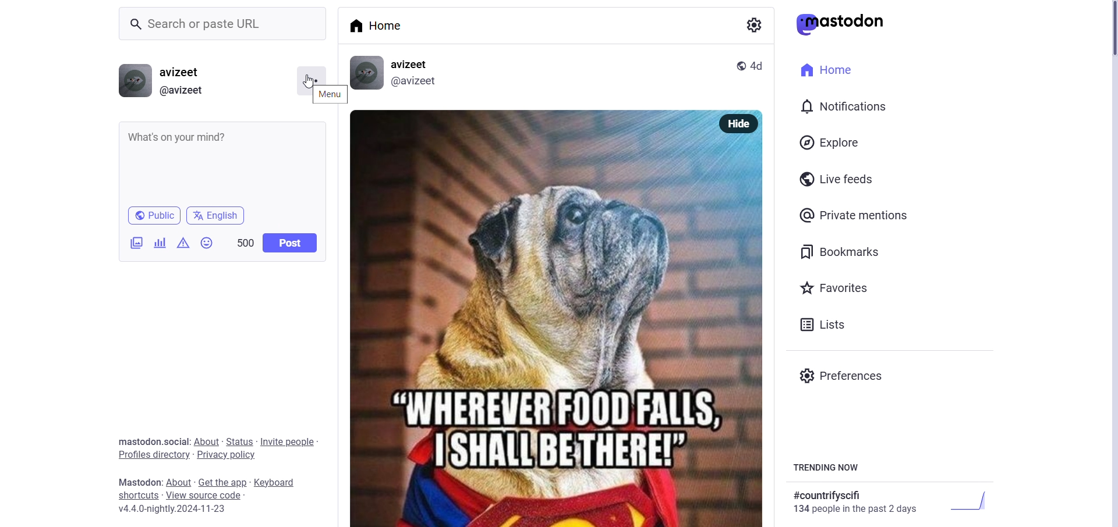 This screenshot has width=1118, height=527. Describe the element at coordinates (227, 455) in the screenshot. I see `privacy oplicy` at that location.